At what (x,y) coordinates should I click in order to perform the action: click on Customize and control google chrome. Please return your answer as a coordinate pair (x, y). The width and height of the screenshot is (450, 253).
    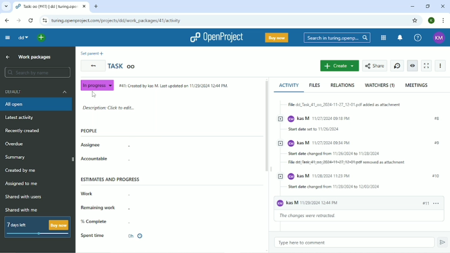
    Looking at the image, I should click on (442, 21).